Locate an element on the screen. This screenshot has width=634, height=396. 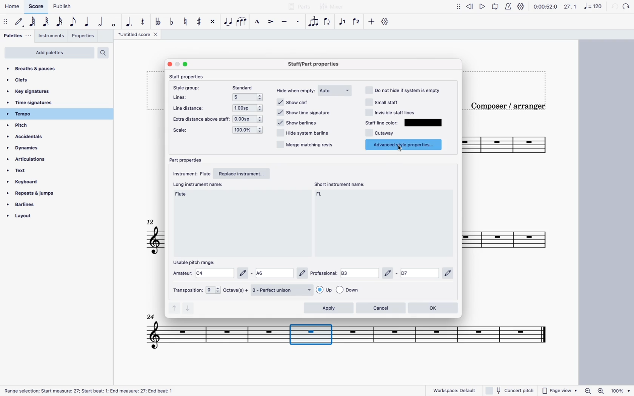
quarter note is located at coordinates (88, 21).